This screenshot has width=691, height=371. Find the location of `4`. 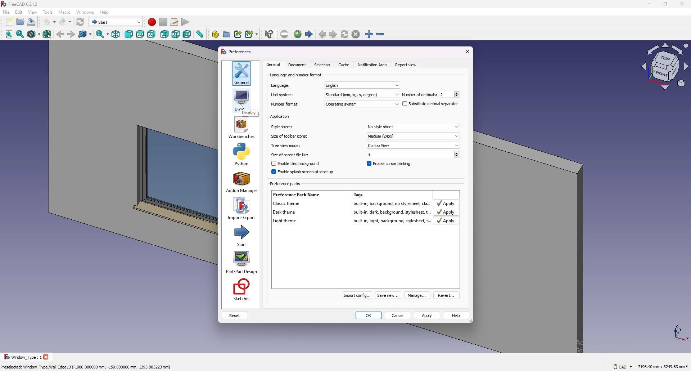

4 is located at coordinates (413, 154).